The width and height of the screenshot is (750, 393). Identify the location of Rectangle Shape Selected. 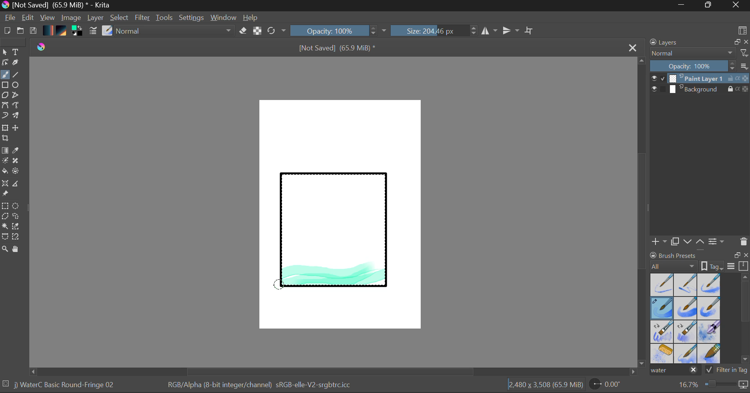
(334, 238).